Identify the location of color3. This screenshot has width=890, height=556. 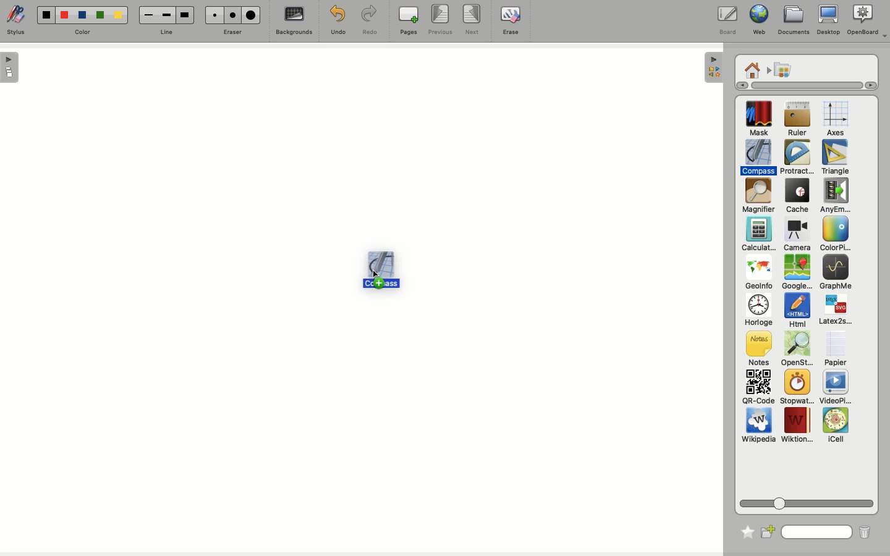
(82, 15).